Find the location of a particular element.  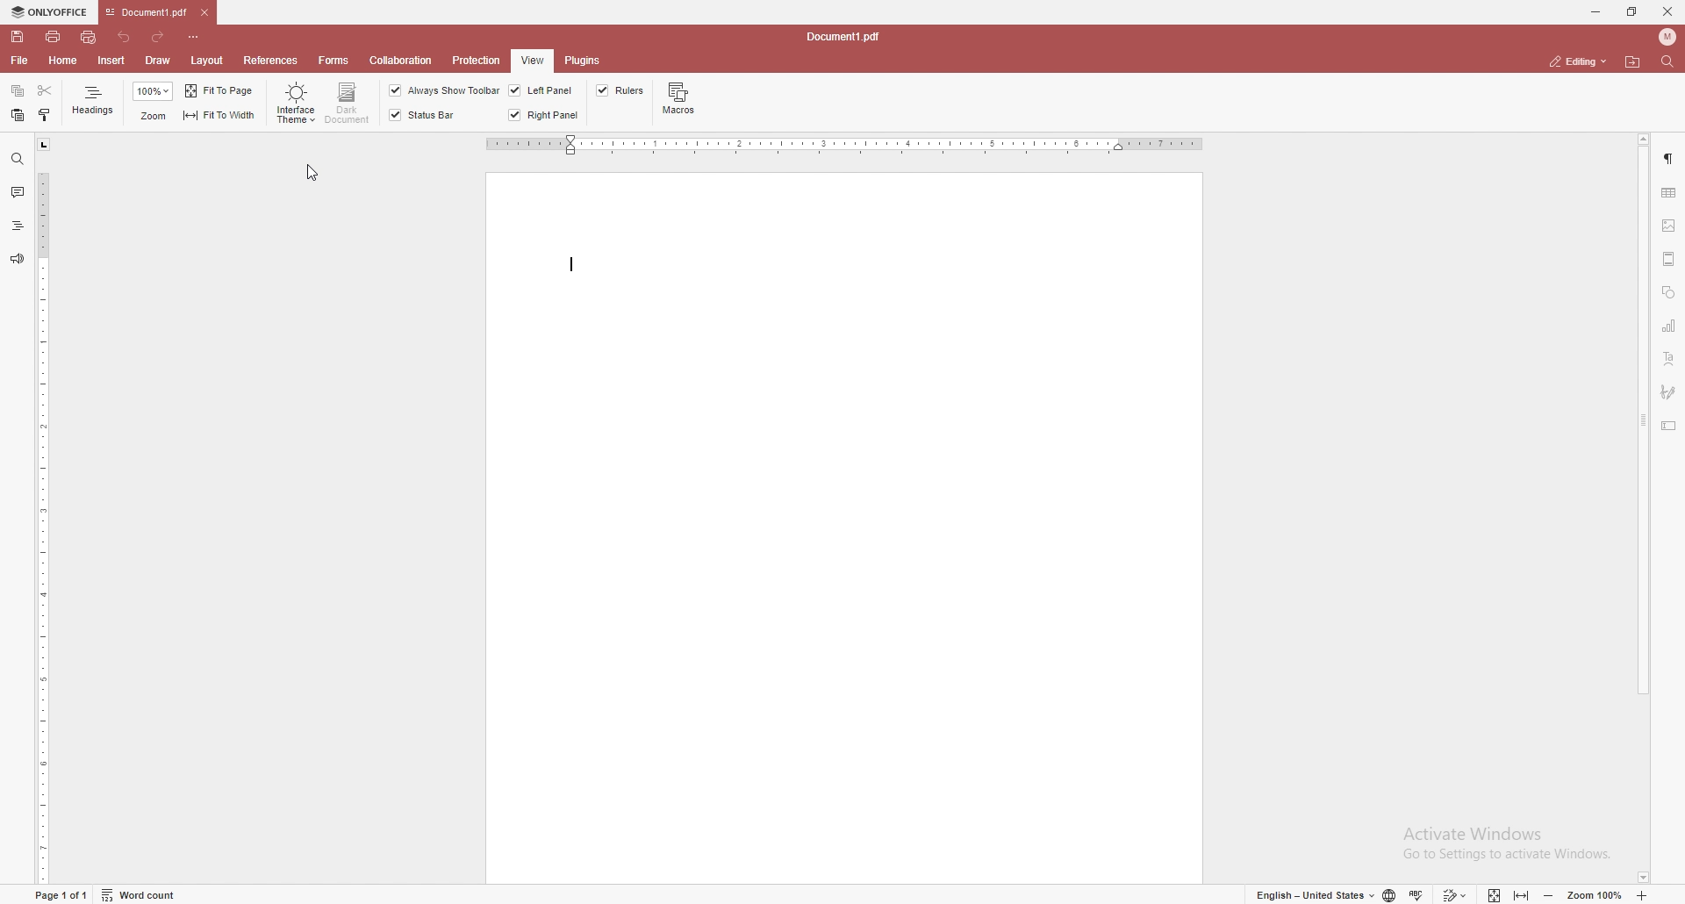

close tab is located at coordinates (204, 14).